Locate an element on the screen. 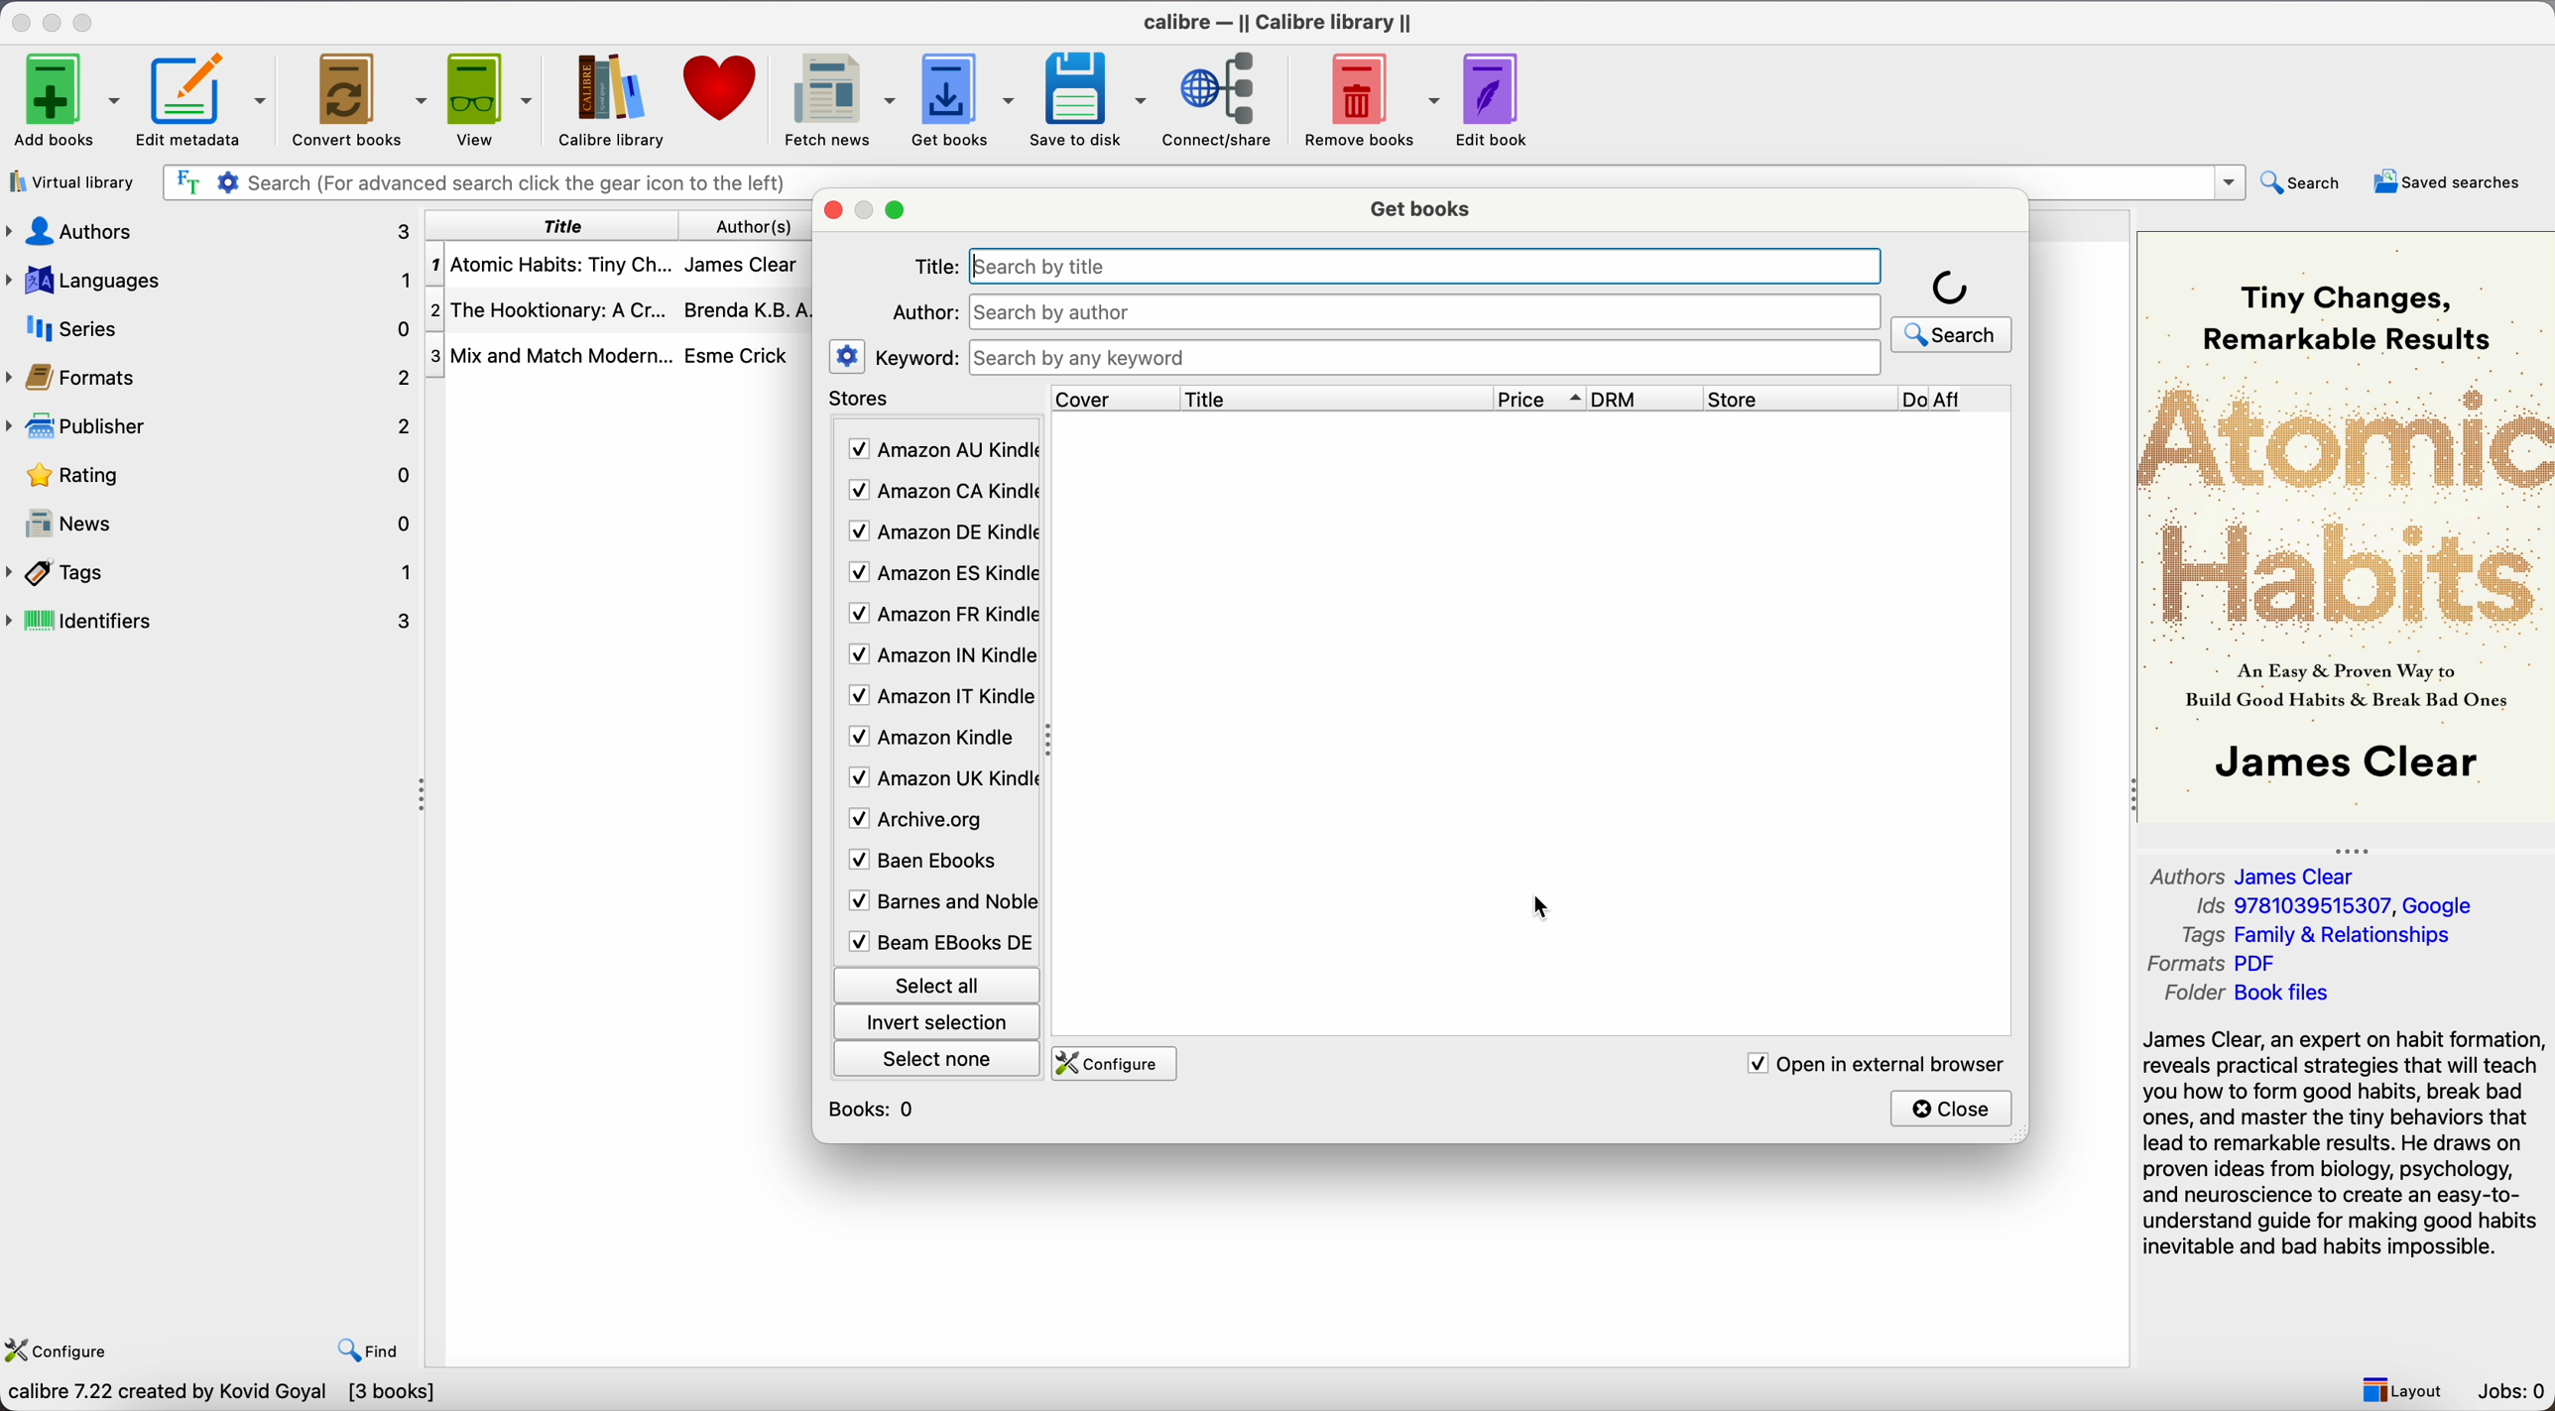  Amazon UK Kindle is located at coordinates (937, 781).